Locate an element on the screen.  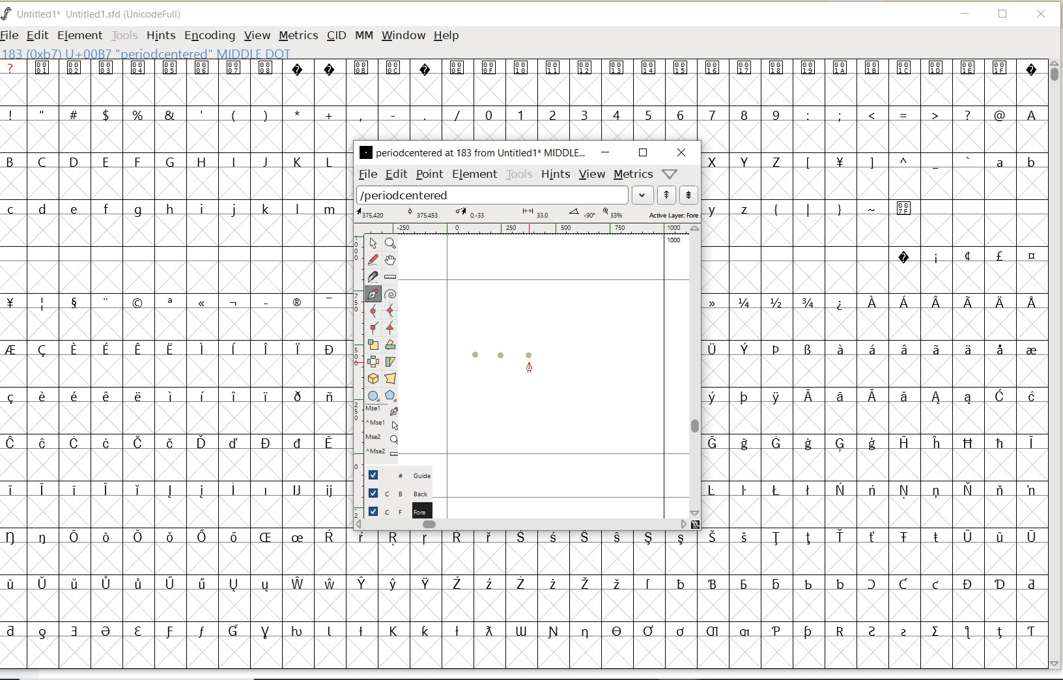
add a point, then drag out its control points is located at coordinates (373, 293).